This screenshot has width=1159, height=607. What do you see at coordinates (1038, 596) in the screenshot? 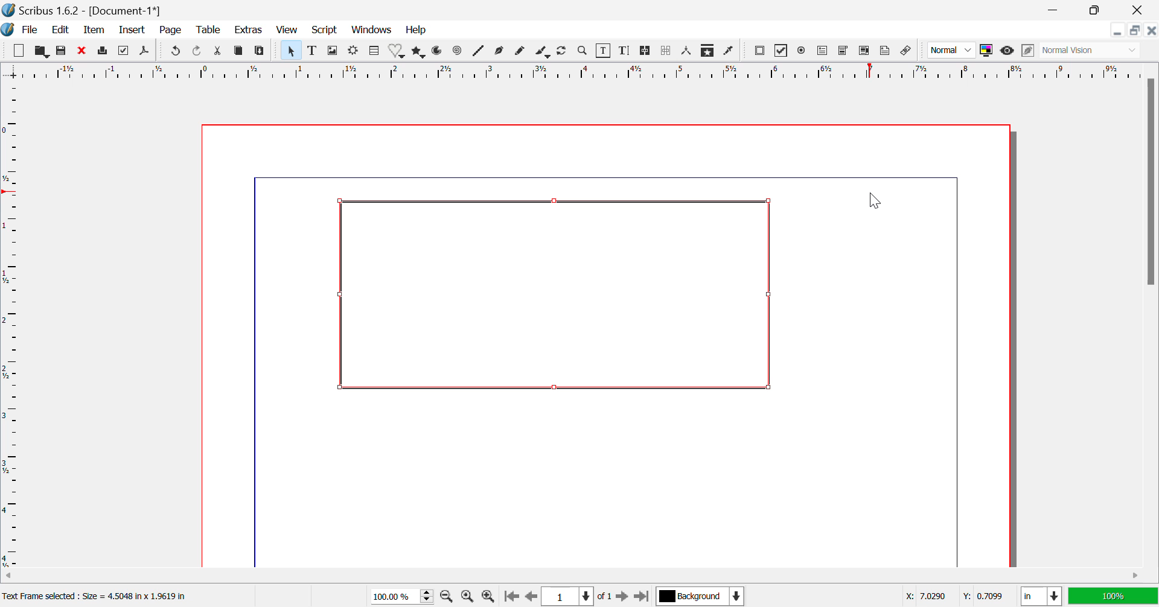
I see `in` at bounding box center [1038, 596].